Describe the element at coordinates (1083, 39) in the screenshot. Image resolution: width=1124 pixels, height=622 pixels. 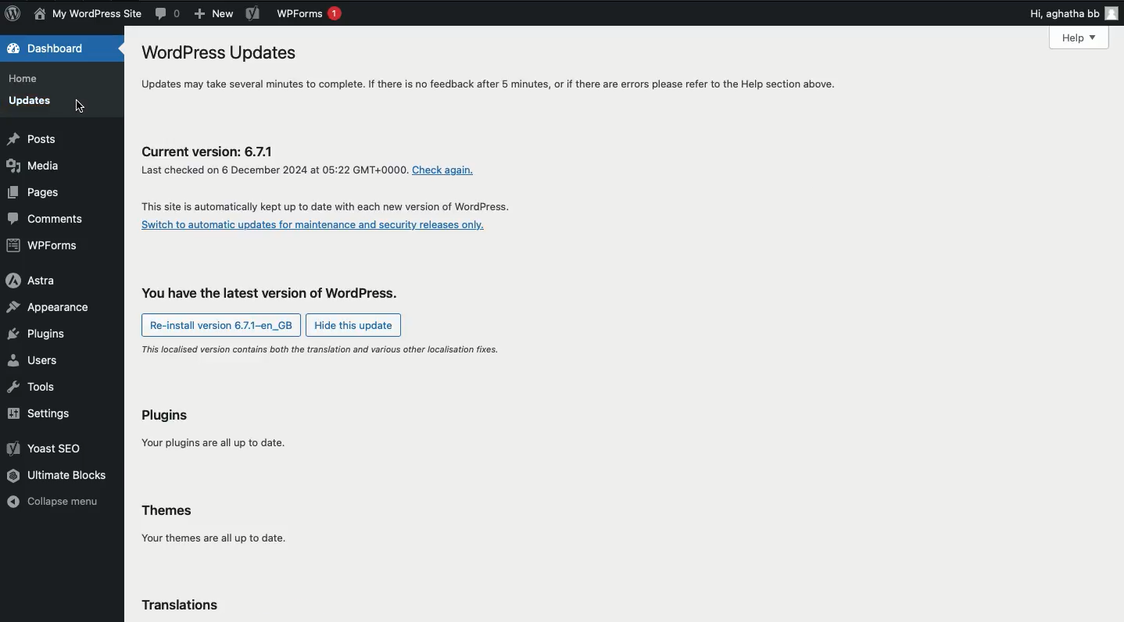
I see `Help` at that location.